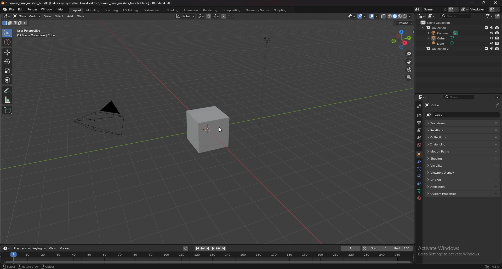 Image resolution: width=502 pixels, height=269 pixels. Describe the element at coordinates (496, 266) in the screenshot. I see `version` at that location.